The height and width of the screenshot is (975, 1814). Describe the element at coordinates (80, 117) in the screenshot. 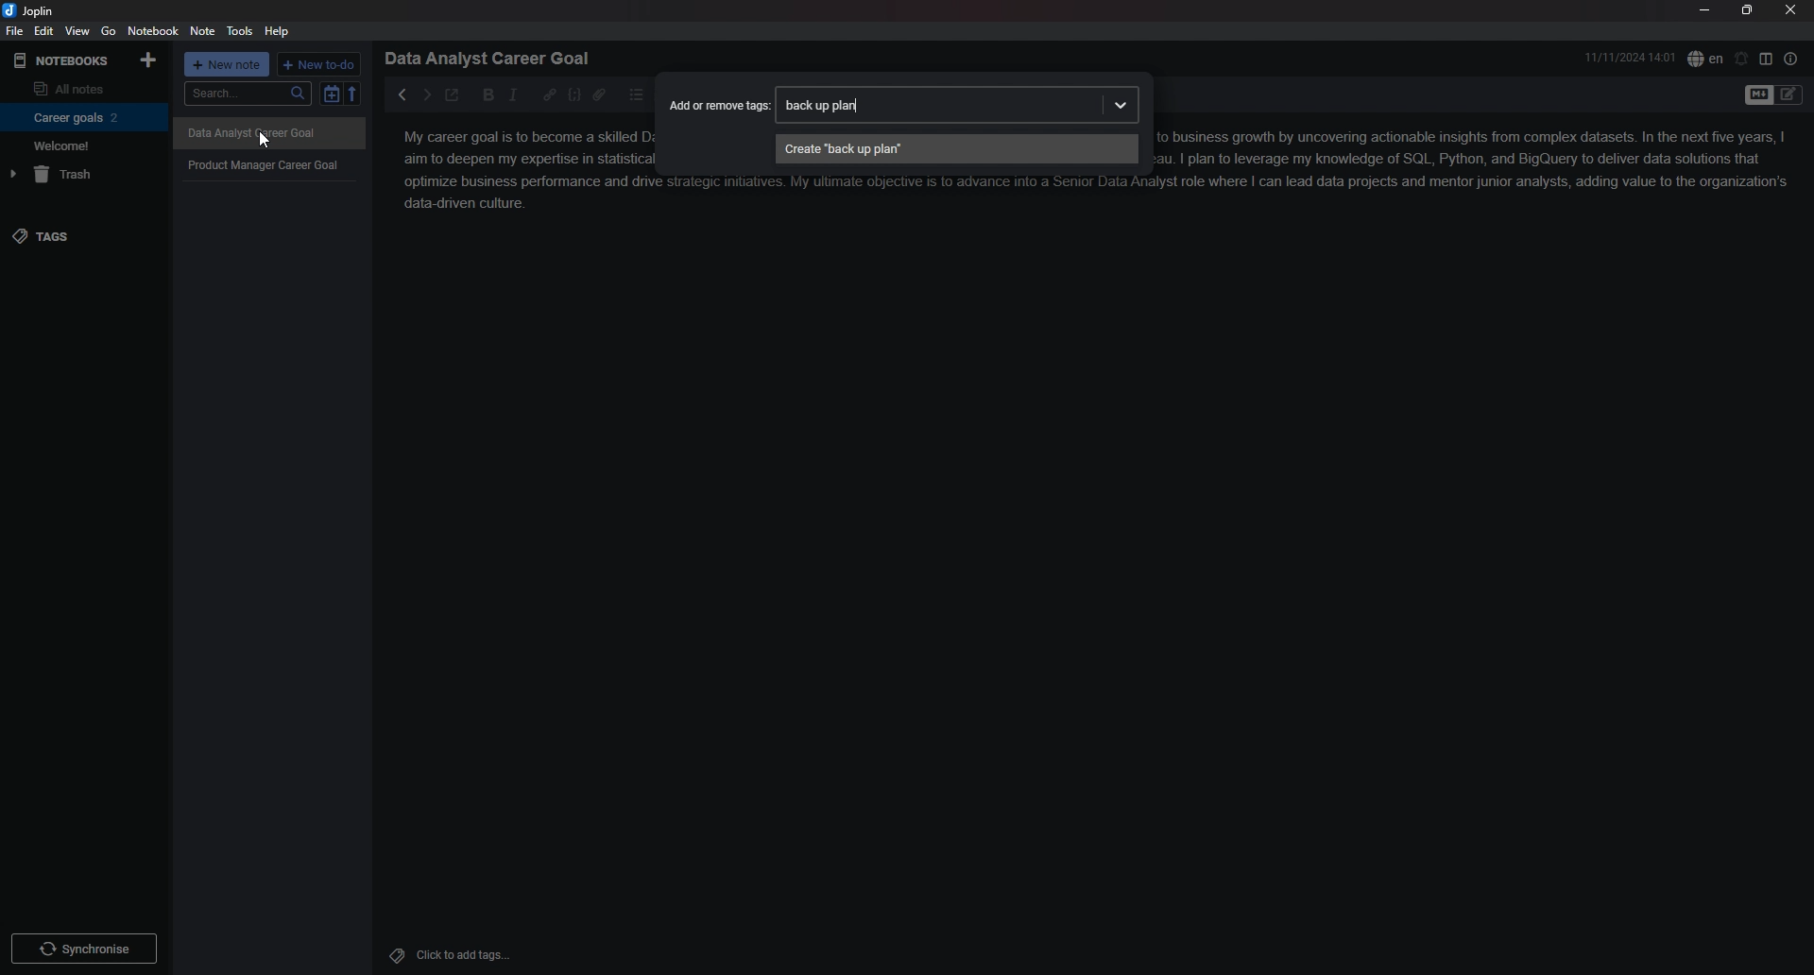

I see `Career goals 2` at that location.